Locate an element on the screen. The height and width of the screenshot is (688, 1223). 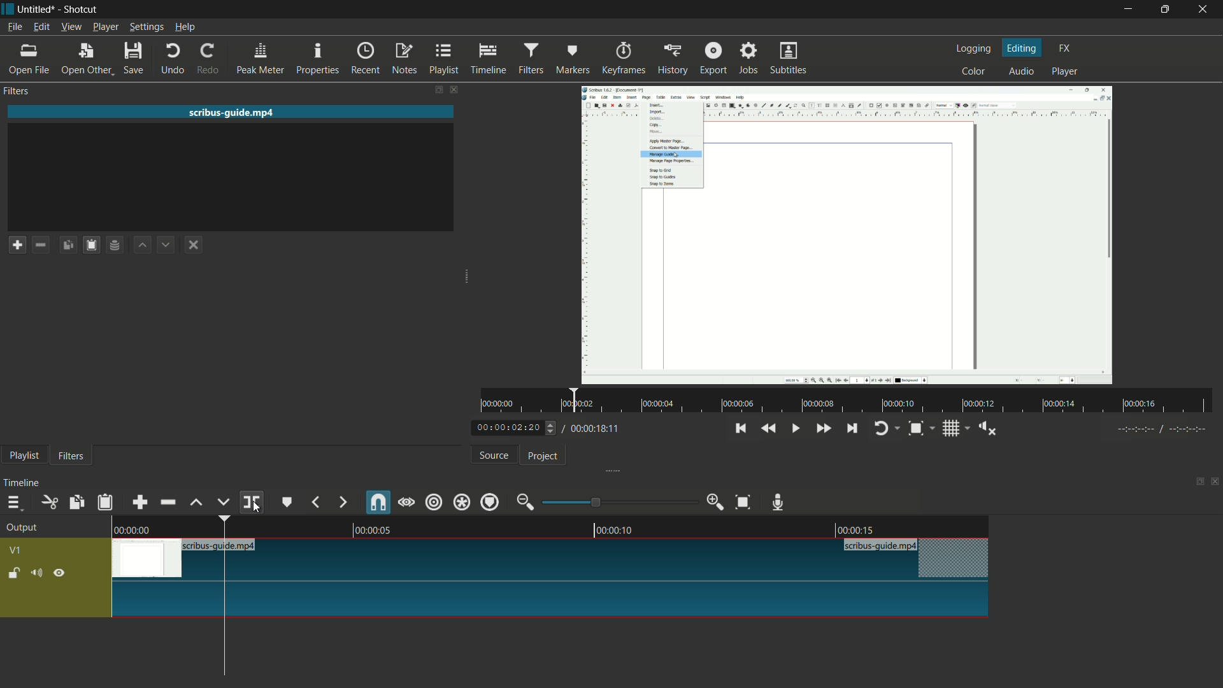
recent is located at coordinates (366, 59).